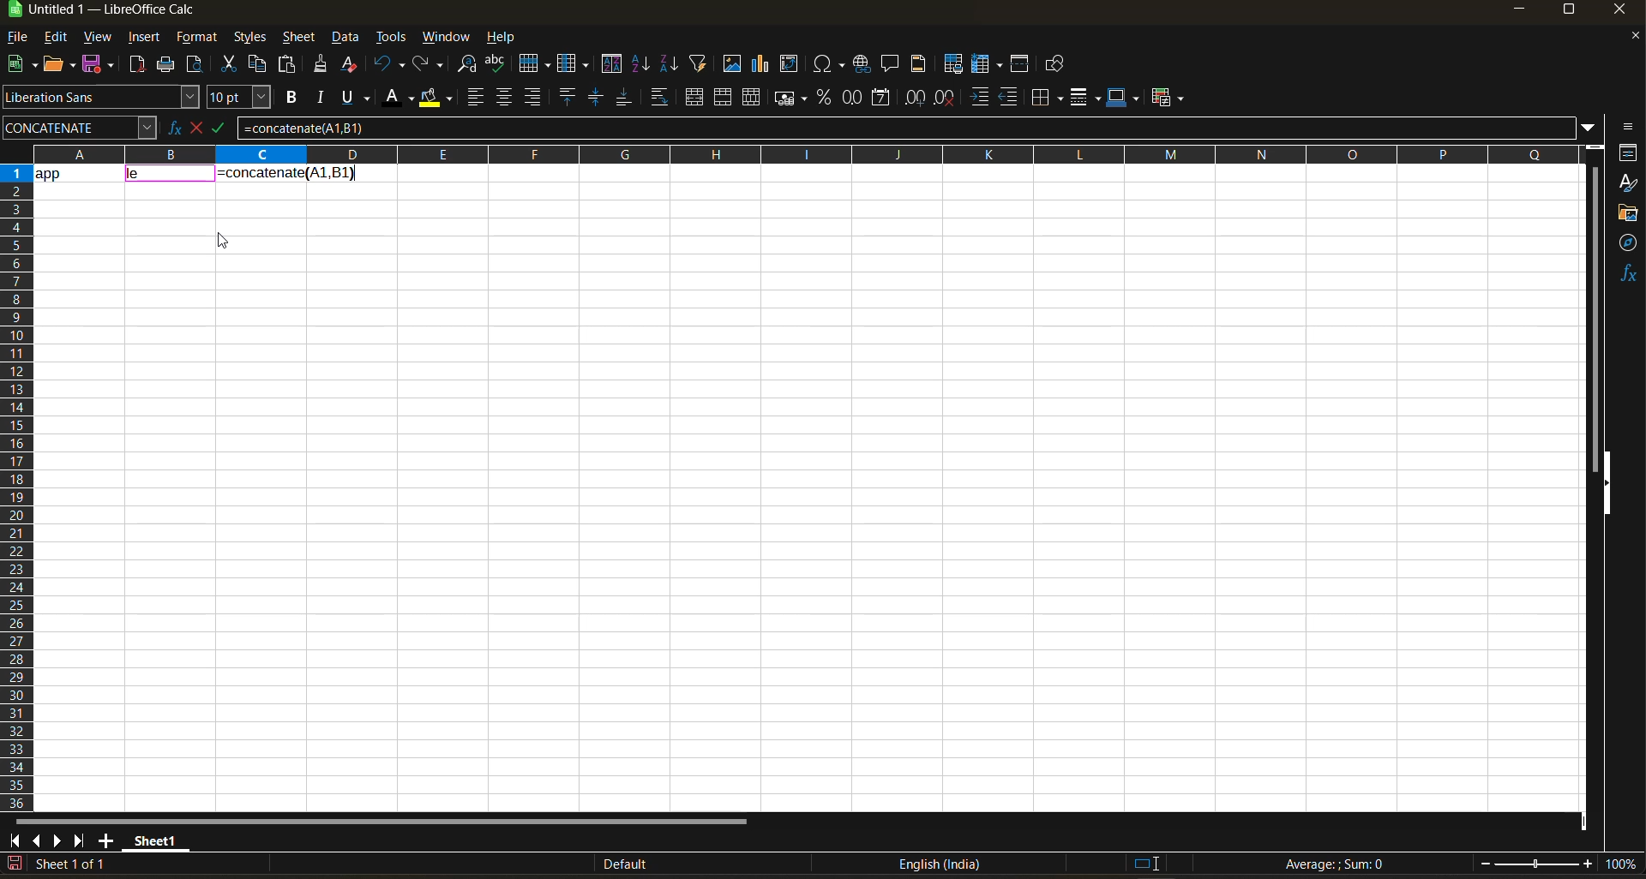 Image resolution: width=1646 pixels, height=879 pixels. Describe the element at coordinates (1517, 10) in the screenshot. I see `minimize` at that location.